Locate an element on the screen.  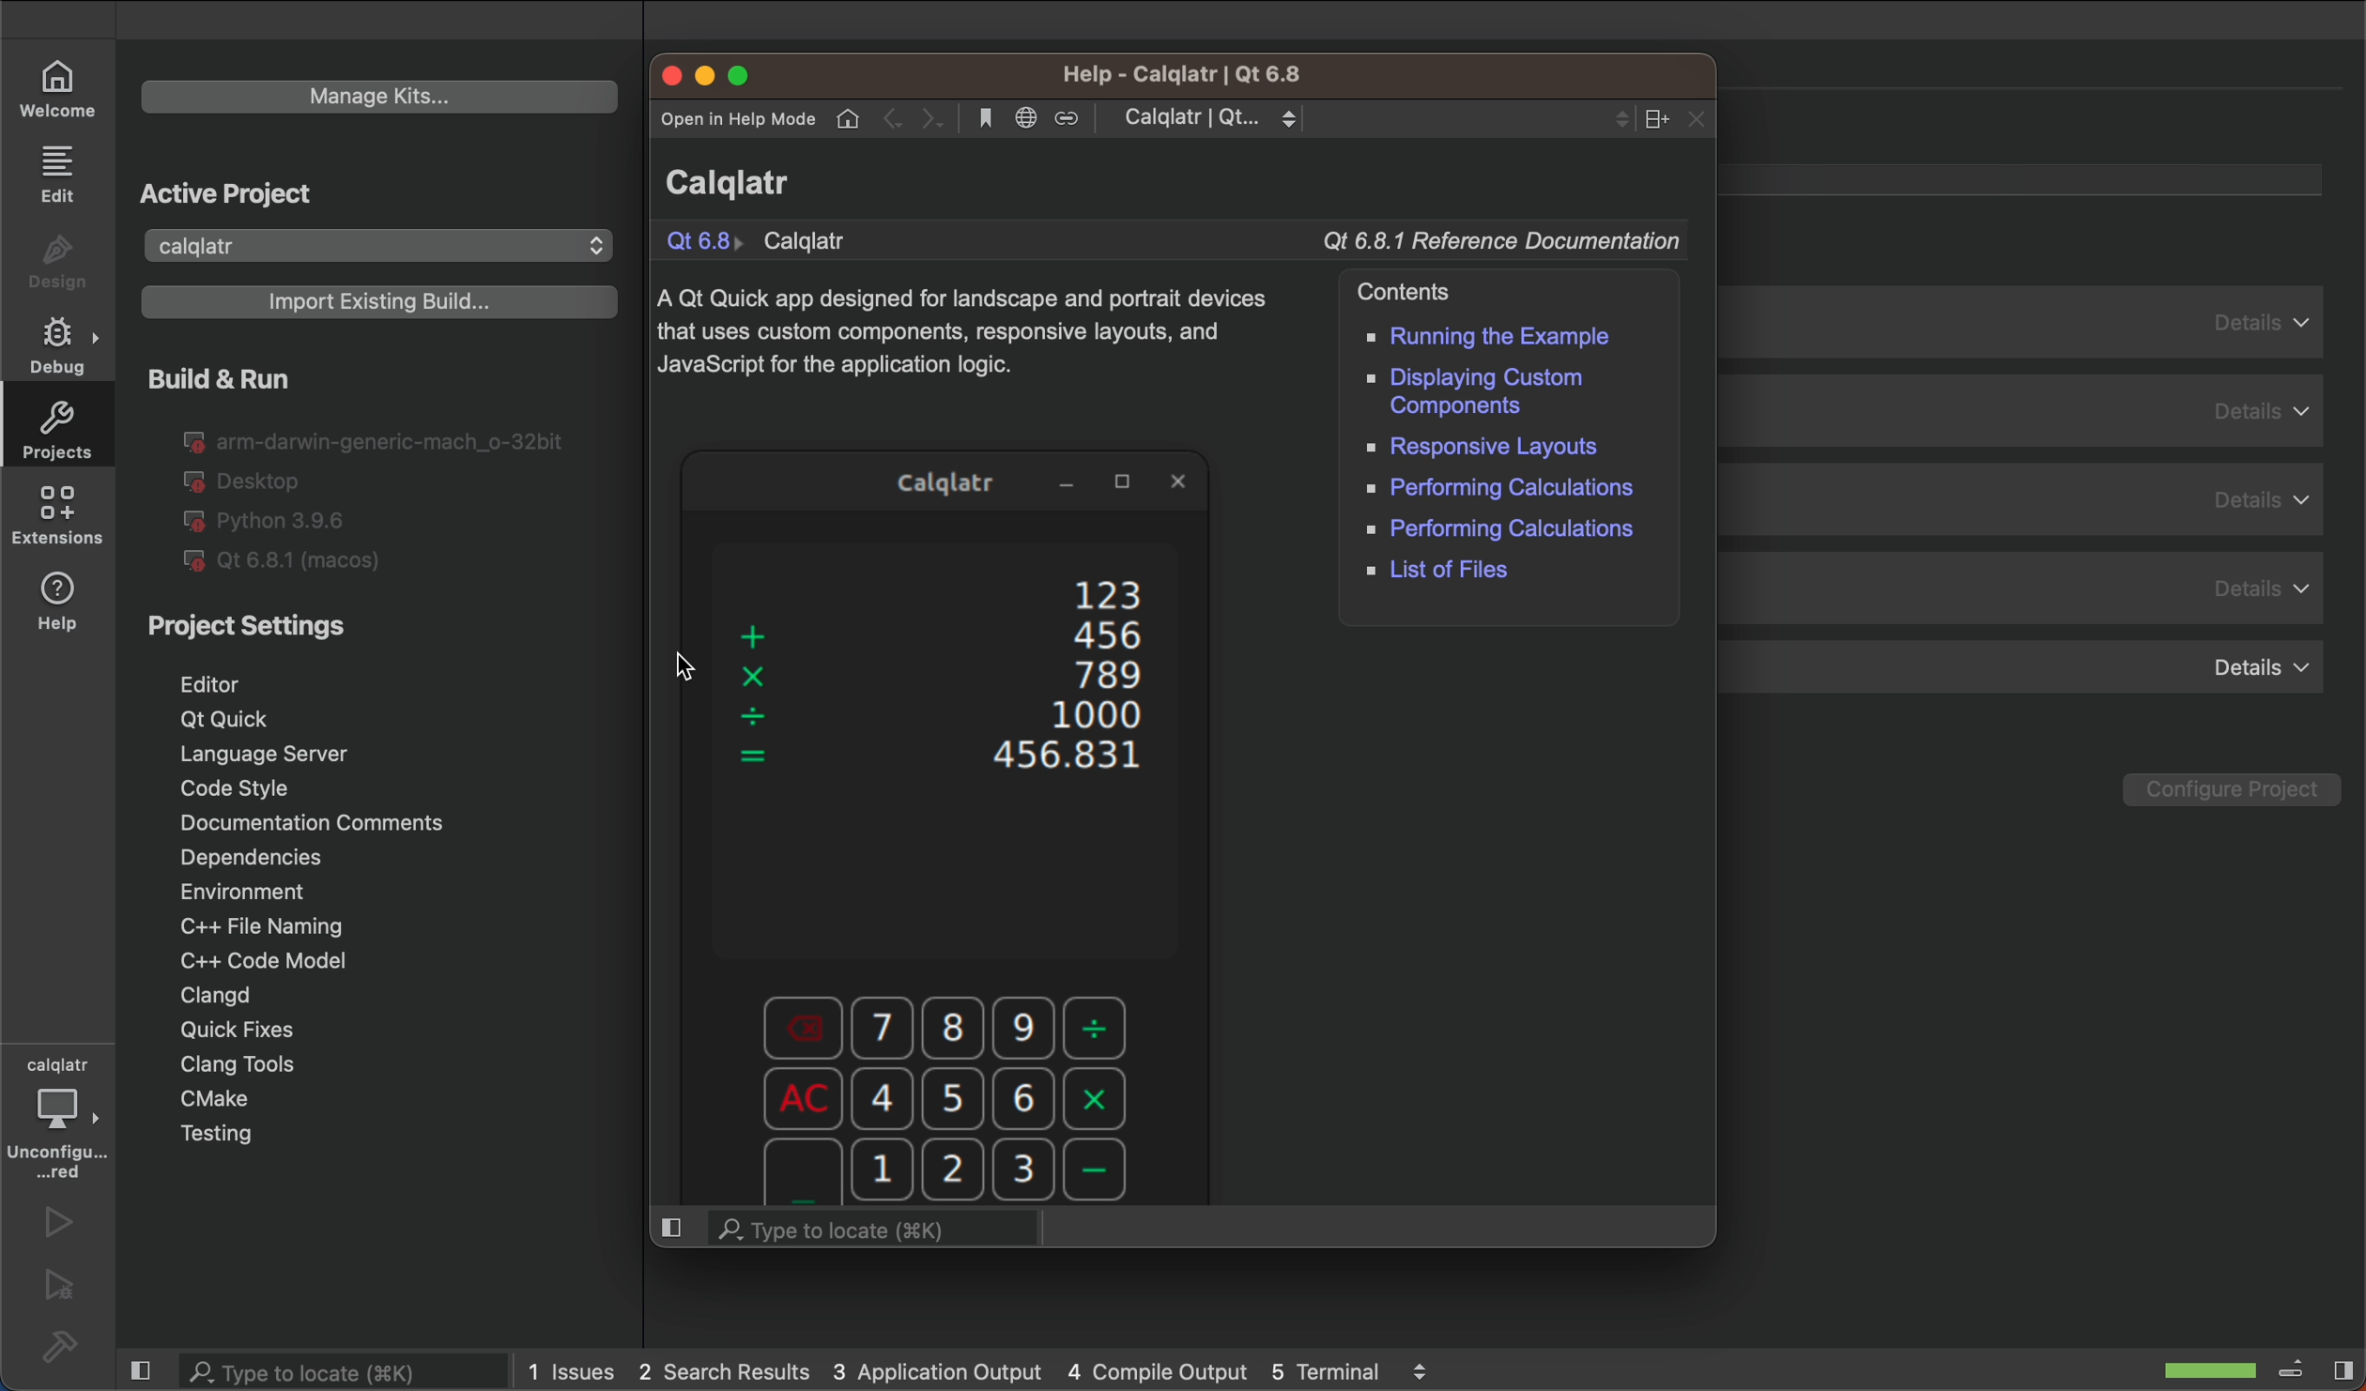
environment is located at coordinates (238, 892).